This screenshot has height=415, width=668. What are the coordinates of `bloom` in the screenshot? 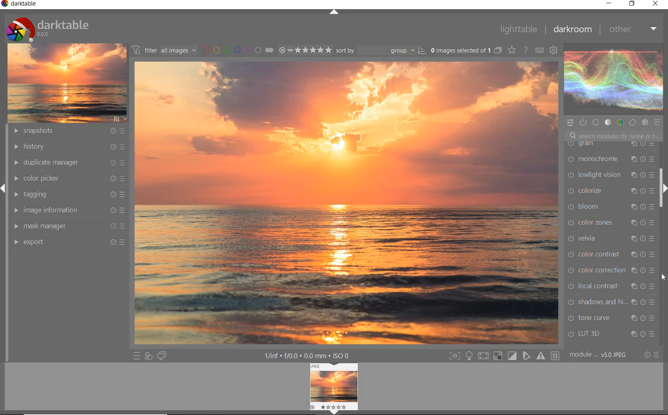 It's located at (611, 208).